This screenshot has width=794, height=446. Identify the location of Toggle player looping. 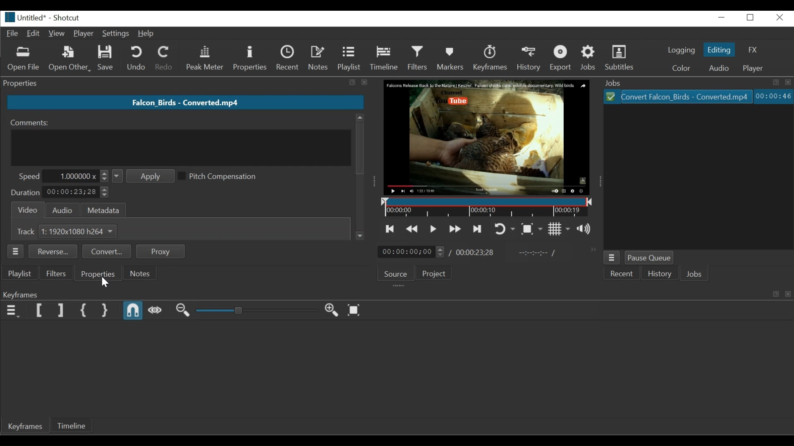
(503, 229).